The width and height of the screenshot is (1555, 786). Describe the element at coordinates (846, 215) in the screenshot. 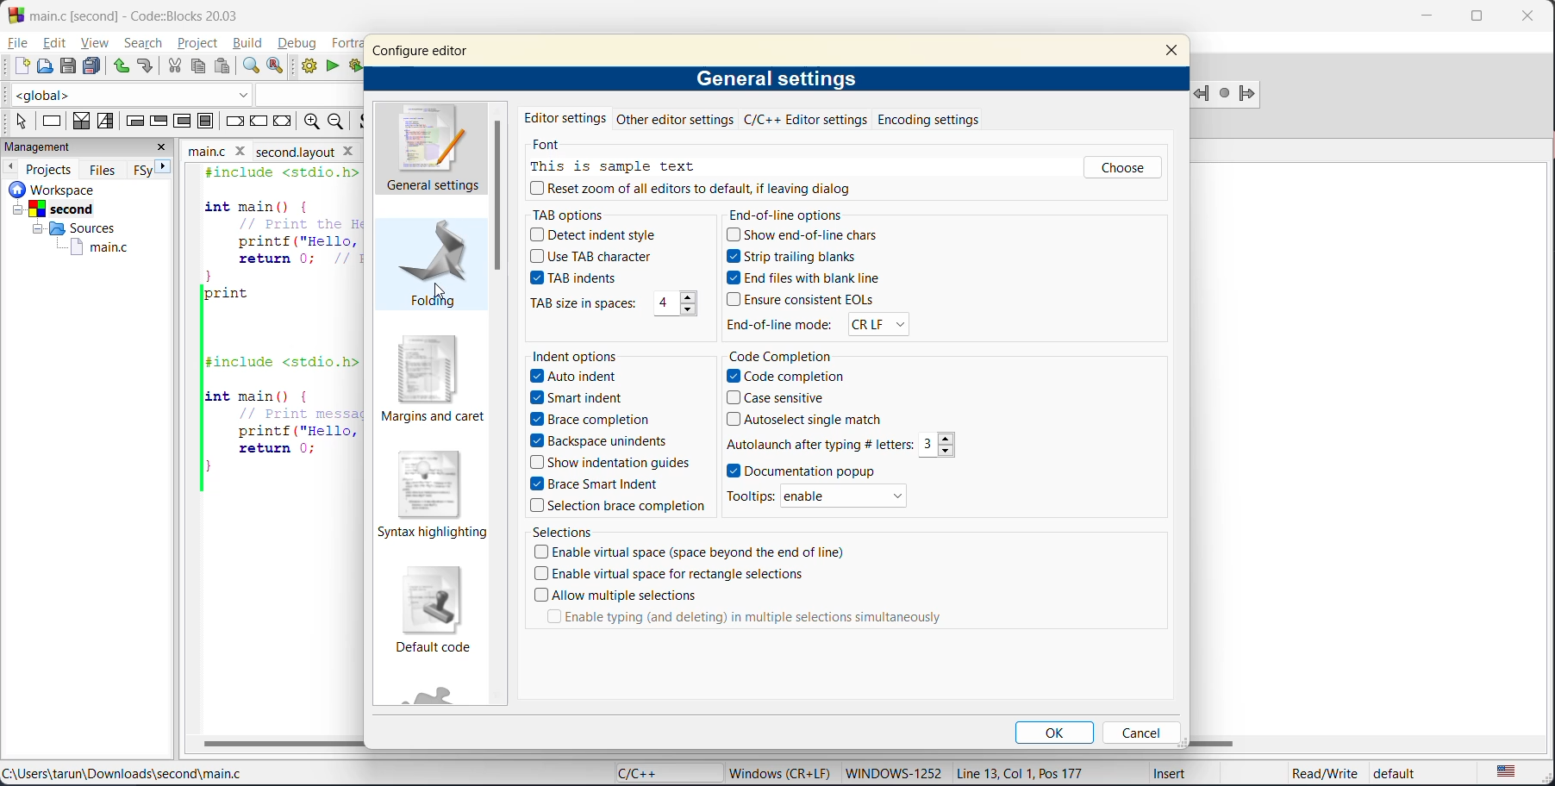

I see `end of line options` at that location.